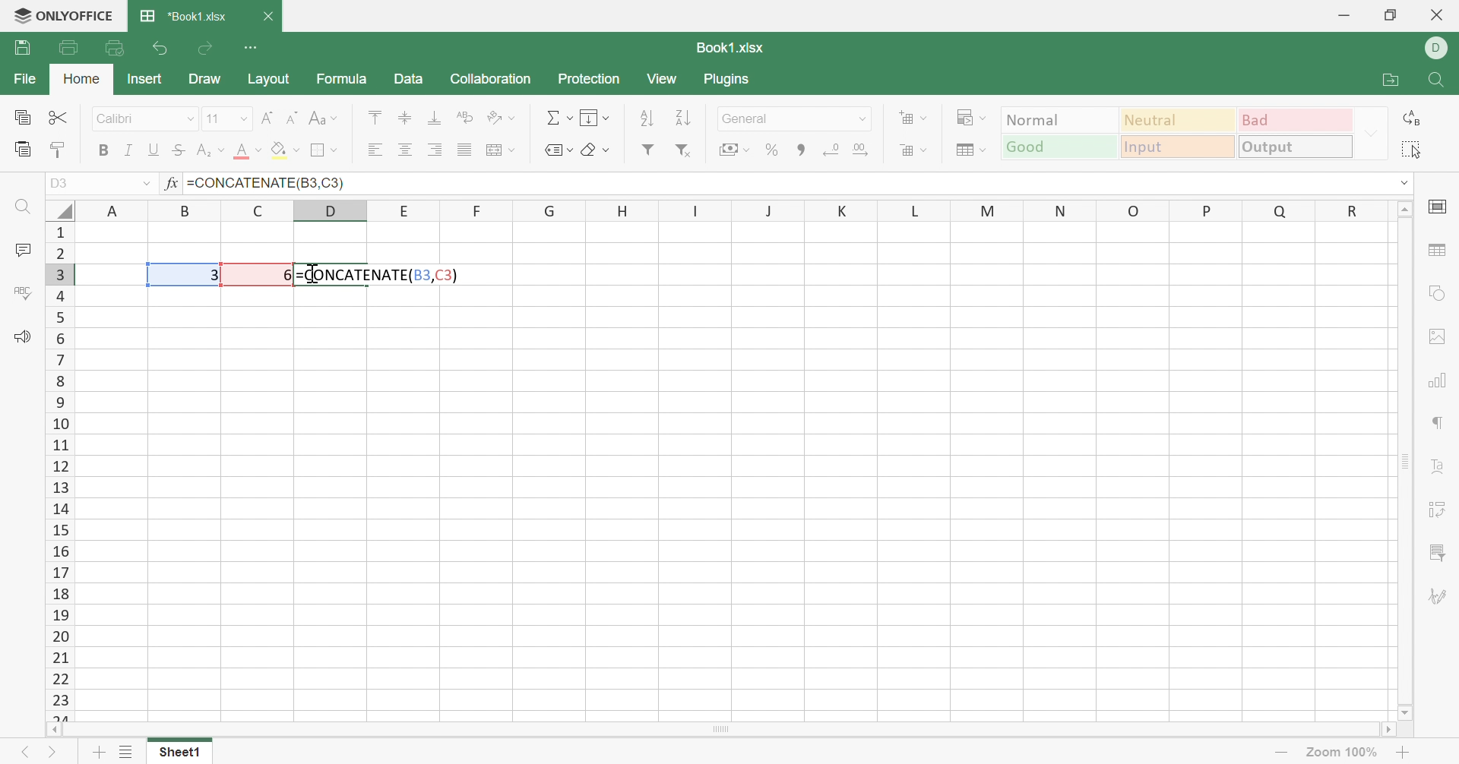  What do you see at coordinates (1441, 382) in the screenshot?
I see `Chart settings` at bounding box center [1441, 382].